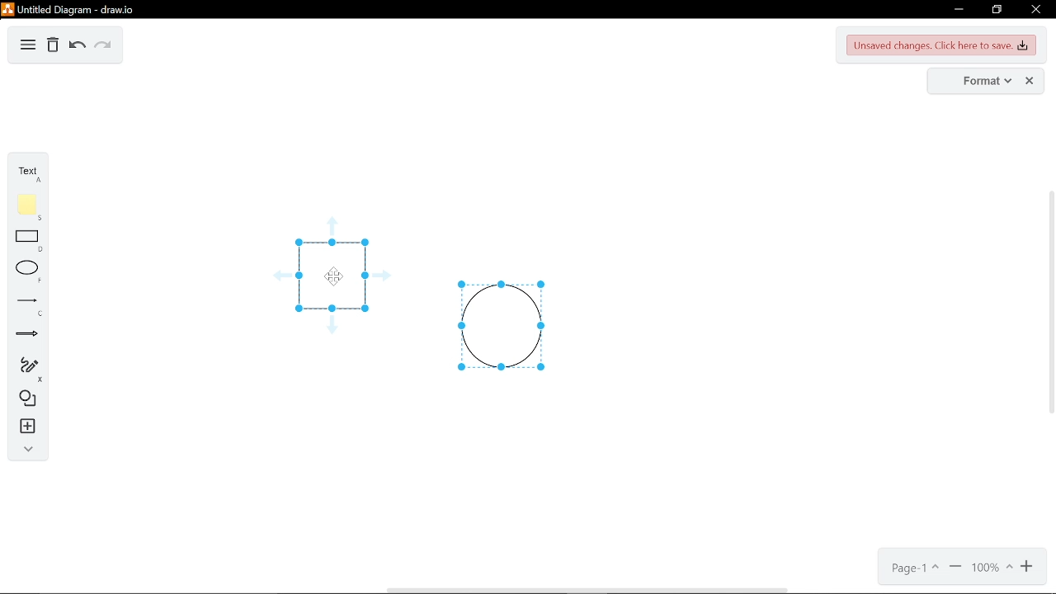 This screenshot has height=594, width=1056. Describe the element at coordinates (1030, 81) in the screenshot. I see `close` at that location.